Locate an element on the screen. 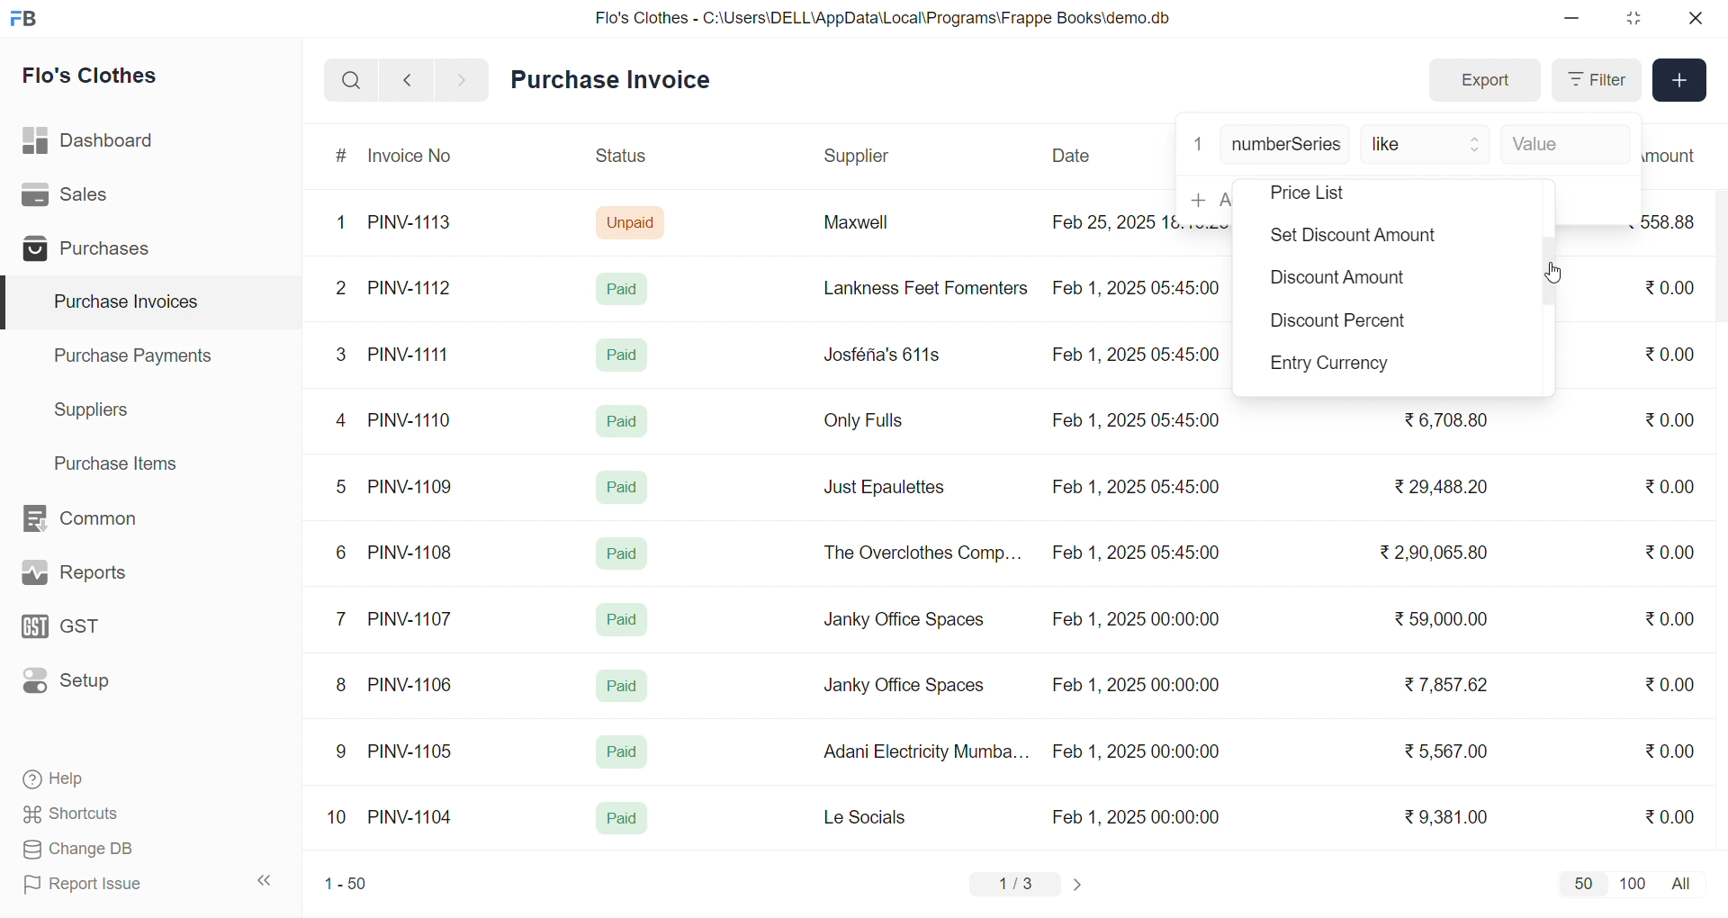  ₹0.00 is located at coordinates (1672, 353).